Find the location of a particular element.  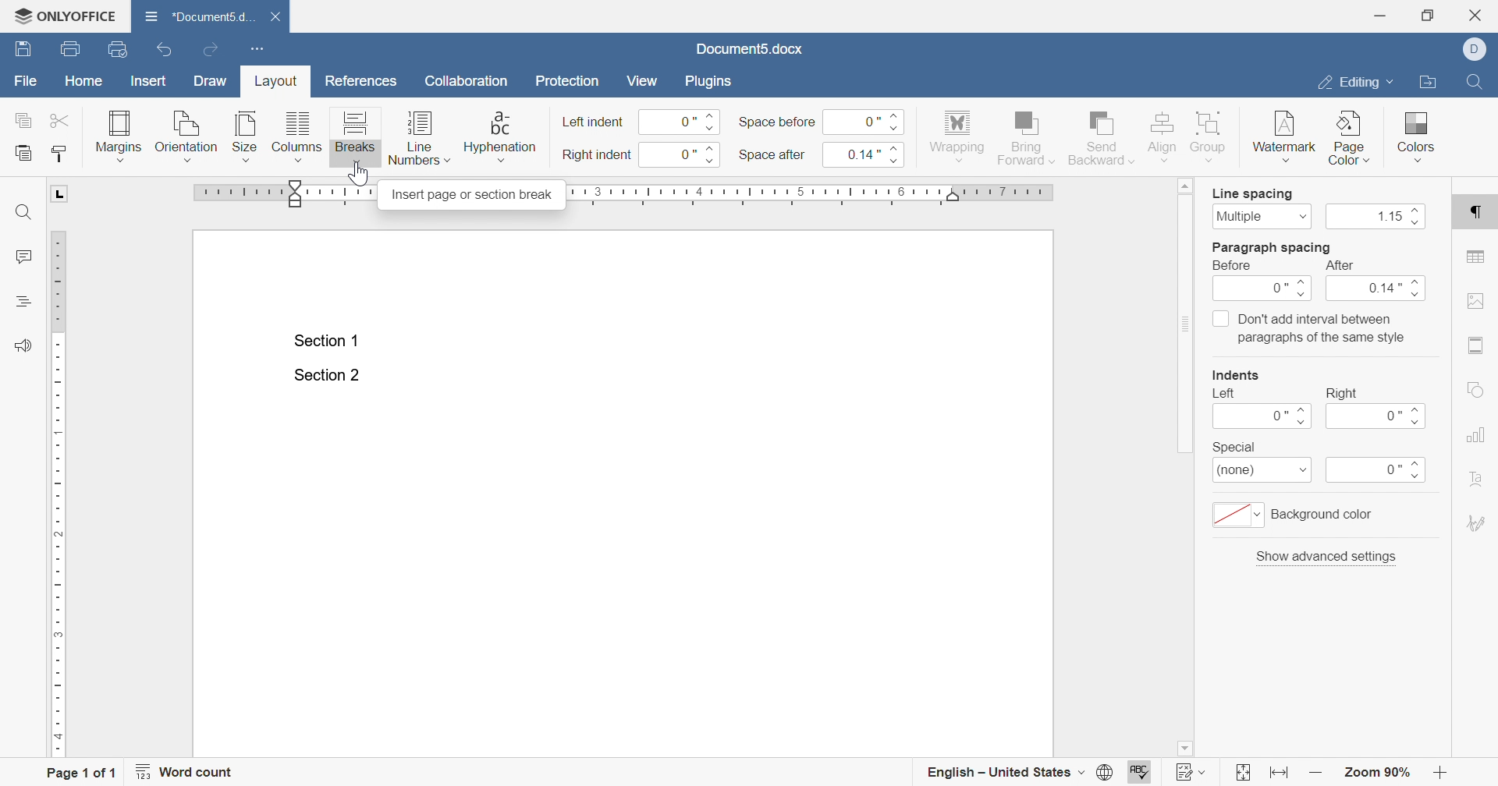

1.15 is located at coordinates (1379, 218).